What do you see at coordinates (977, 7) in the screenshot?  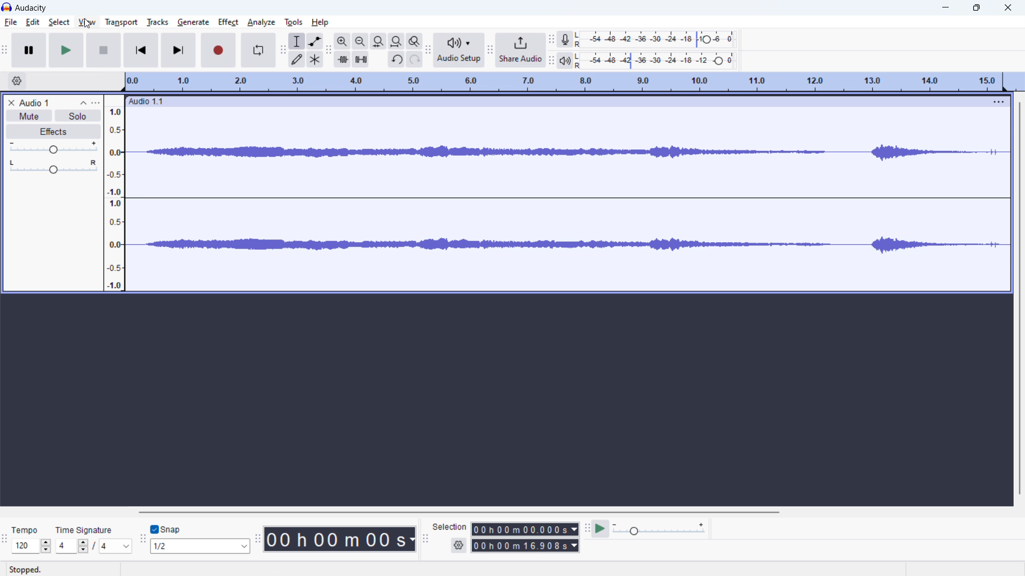 I see `maximize` at bounding box center [977, 7].